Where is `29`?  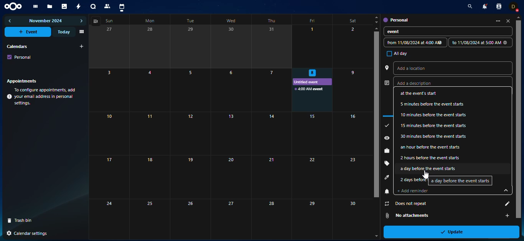 29 is located at coordinates (191, 46).